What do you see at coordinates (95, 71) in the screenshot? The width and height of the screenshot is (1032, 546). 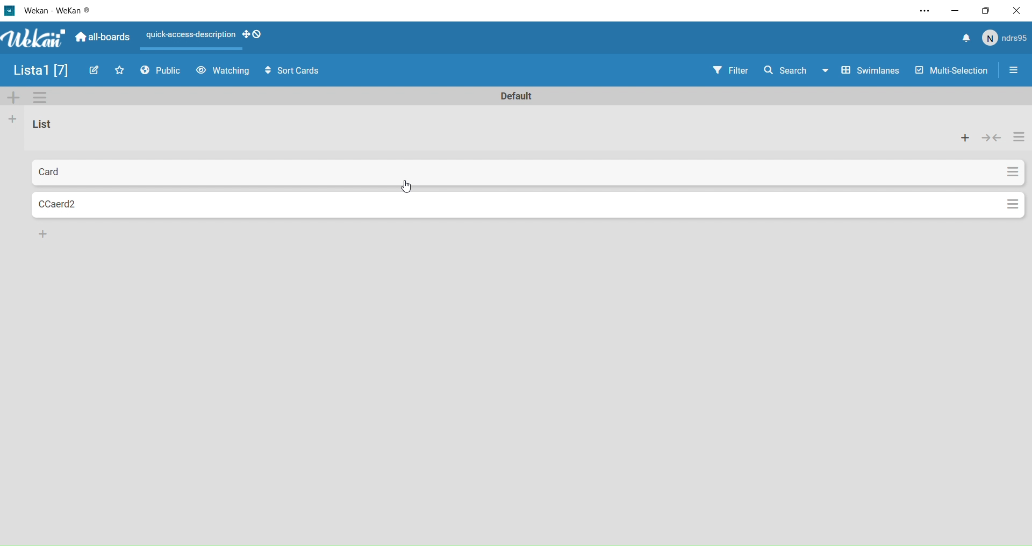 I see `Edit` at bounding box center [95, 71].